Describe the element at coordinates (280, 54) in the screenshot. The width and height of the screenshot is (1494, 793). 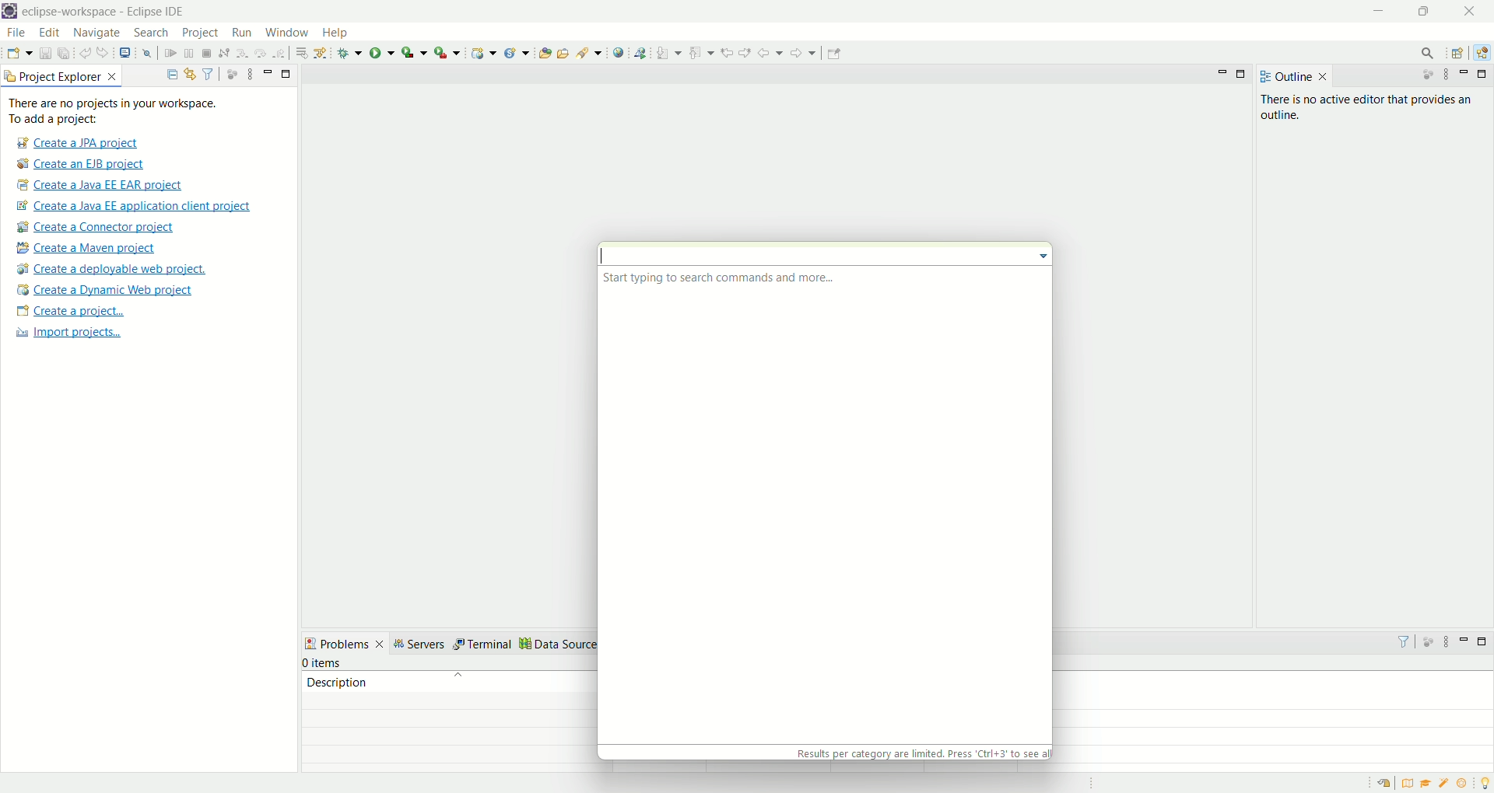
I see `step return` at that location.